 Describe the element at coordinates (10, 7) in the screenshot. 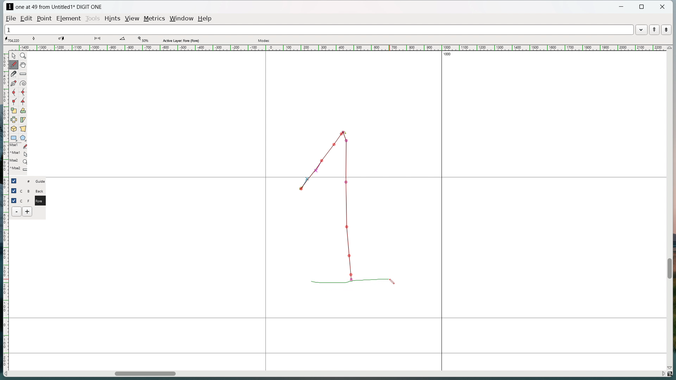

I see `logo` at that location.